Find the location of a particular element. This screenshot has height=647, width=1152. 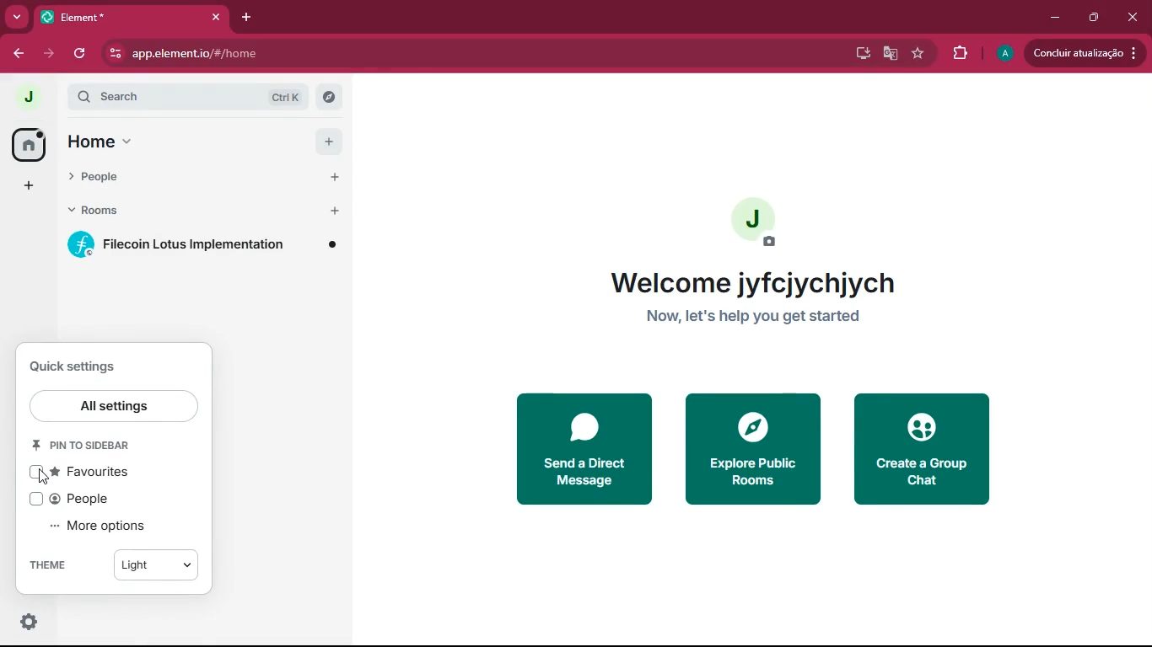

J is located at coordinates (36, 94).